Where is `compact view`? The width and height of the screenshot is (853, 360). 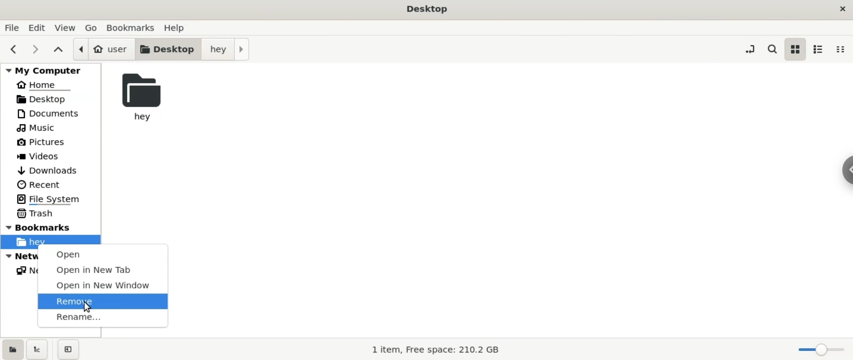
compact view is located at coordinates (843, 51).